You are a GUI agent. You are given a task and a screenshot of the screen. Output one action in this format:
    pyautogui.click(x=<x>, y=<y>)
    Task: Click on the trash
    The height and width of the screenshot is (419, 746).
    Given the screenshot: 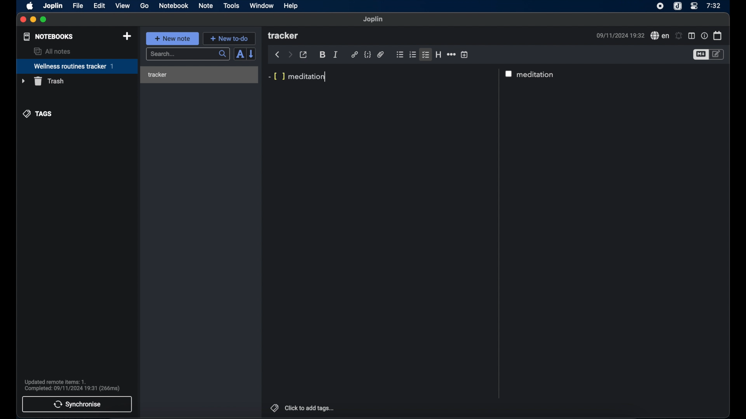 What is the action you would take?
    pyautogui.click(x=42, y=81)
    